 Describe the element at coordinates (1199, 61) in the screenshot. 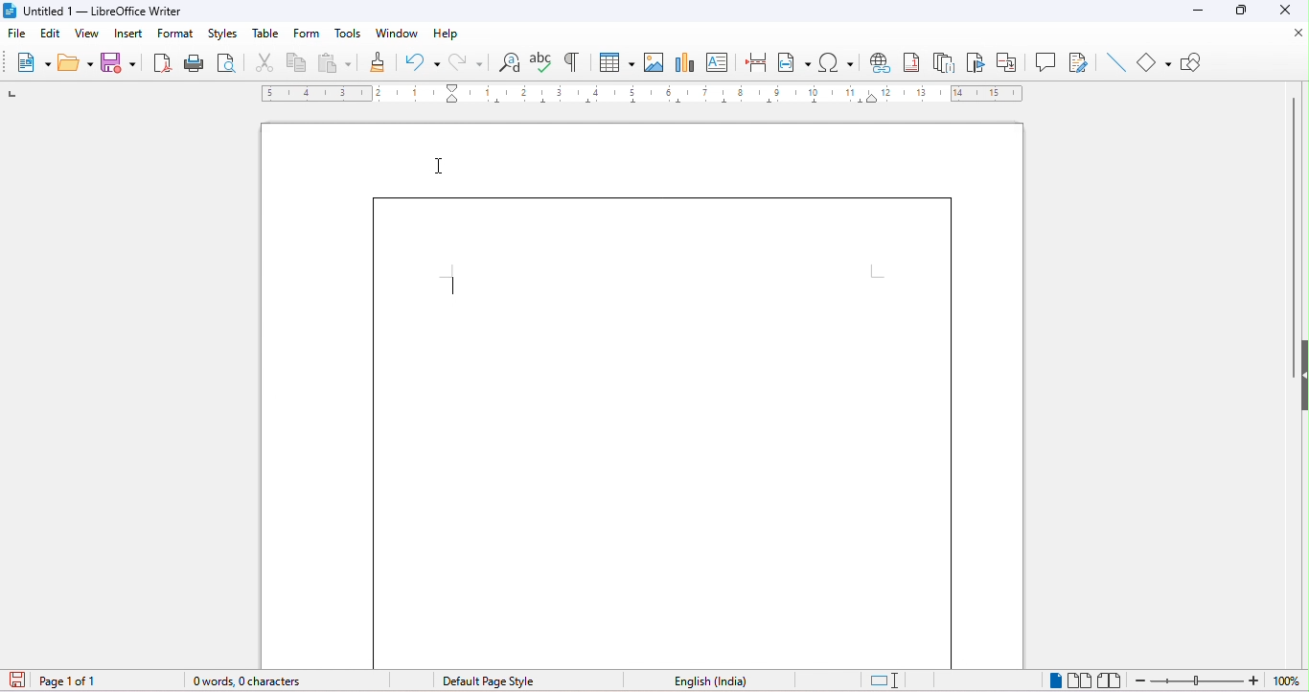

I see `show draw functions` at that location.